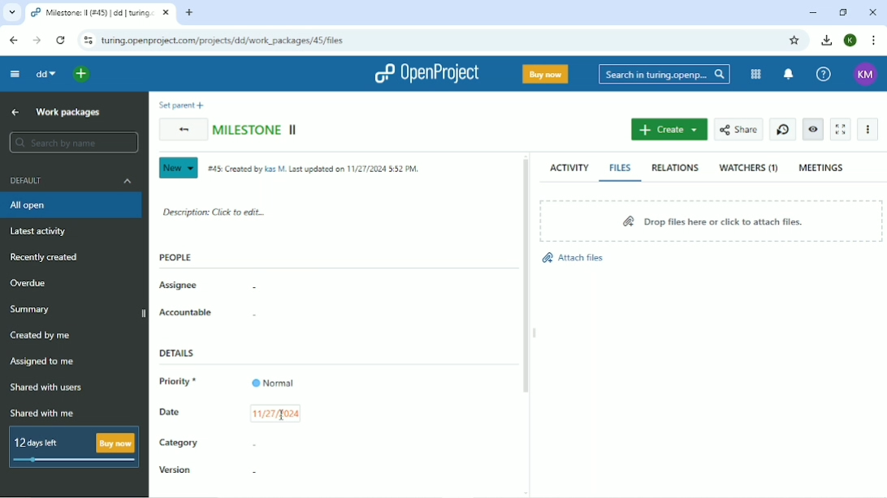 The width and height of the screenshot is (887, 498). Describe the element at coordinates (14, 75) in the screenshot. I see `Collapse project menu` at that location.